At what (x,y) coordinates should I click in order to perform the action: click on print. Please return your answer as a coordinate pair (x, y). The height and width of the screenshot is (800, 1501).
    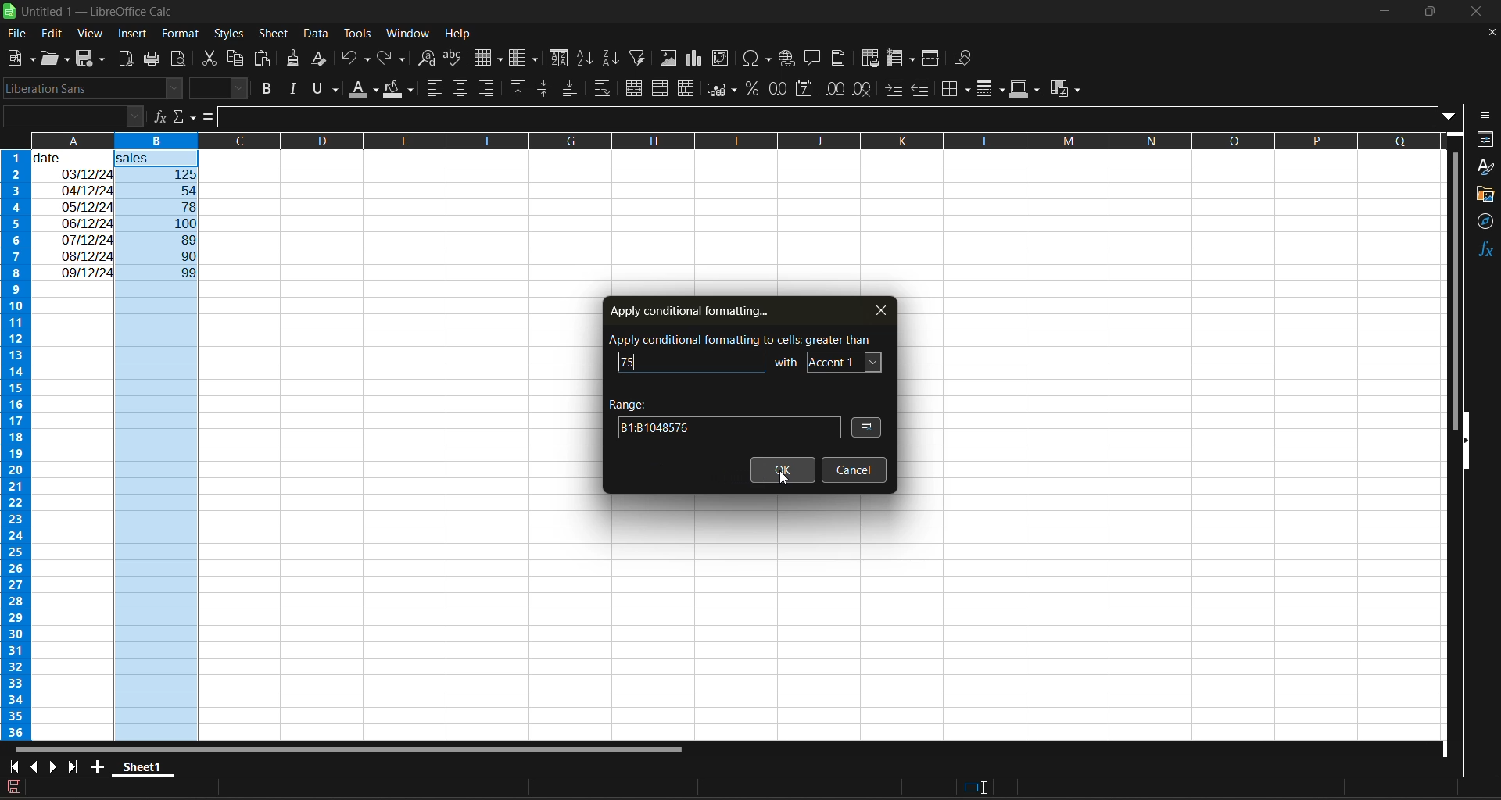
    Looking at the image, I should click on (150, 59).